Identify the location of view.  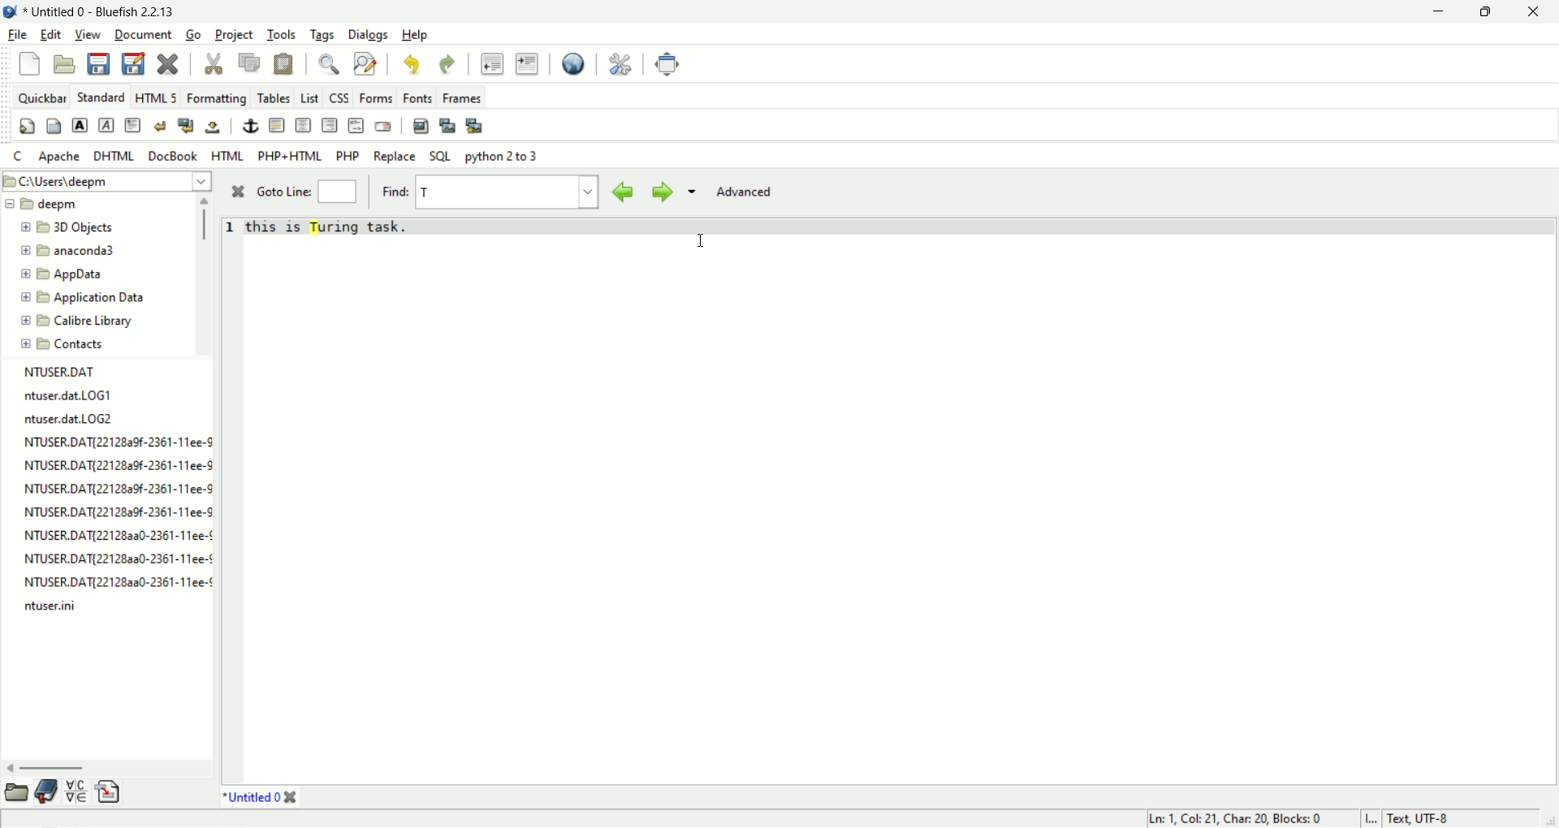
(87, 35).